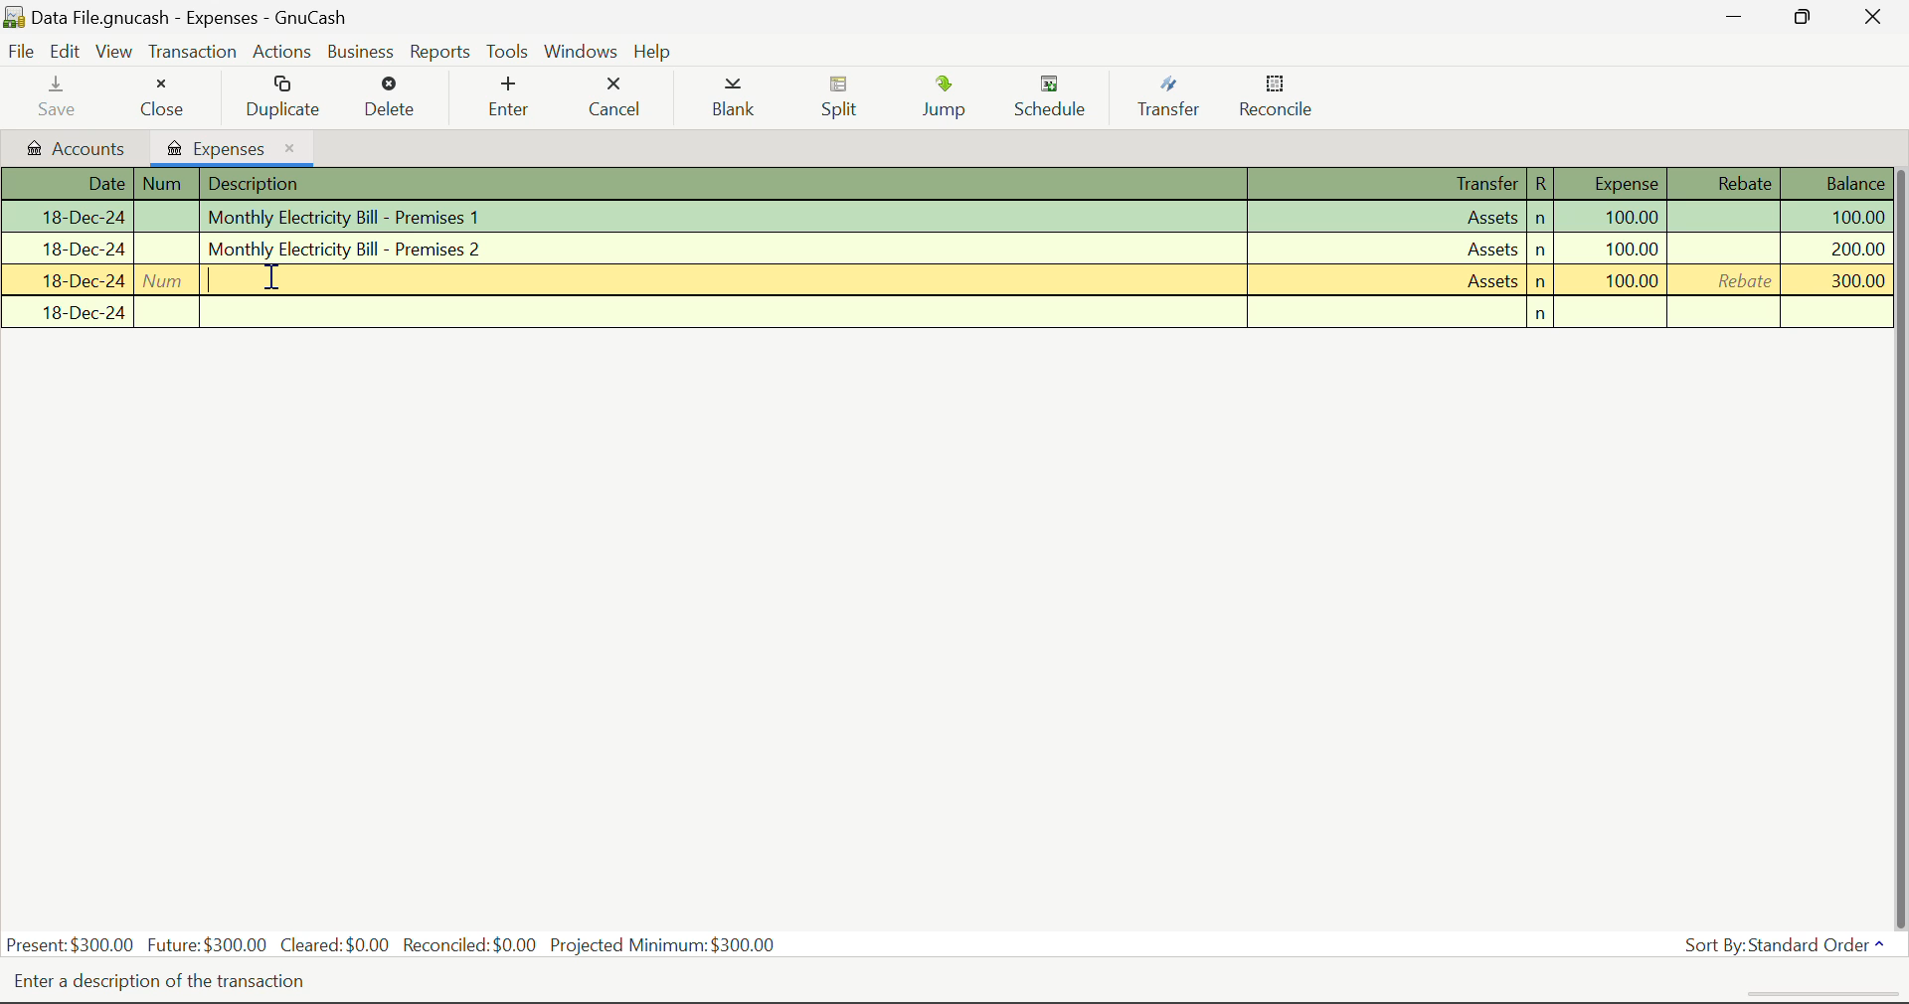 This screenshot has width=1909, height=1004. I want to click on Restore Down, so click(1737, 21).